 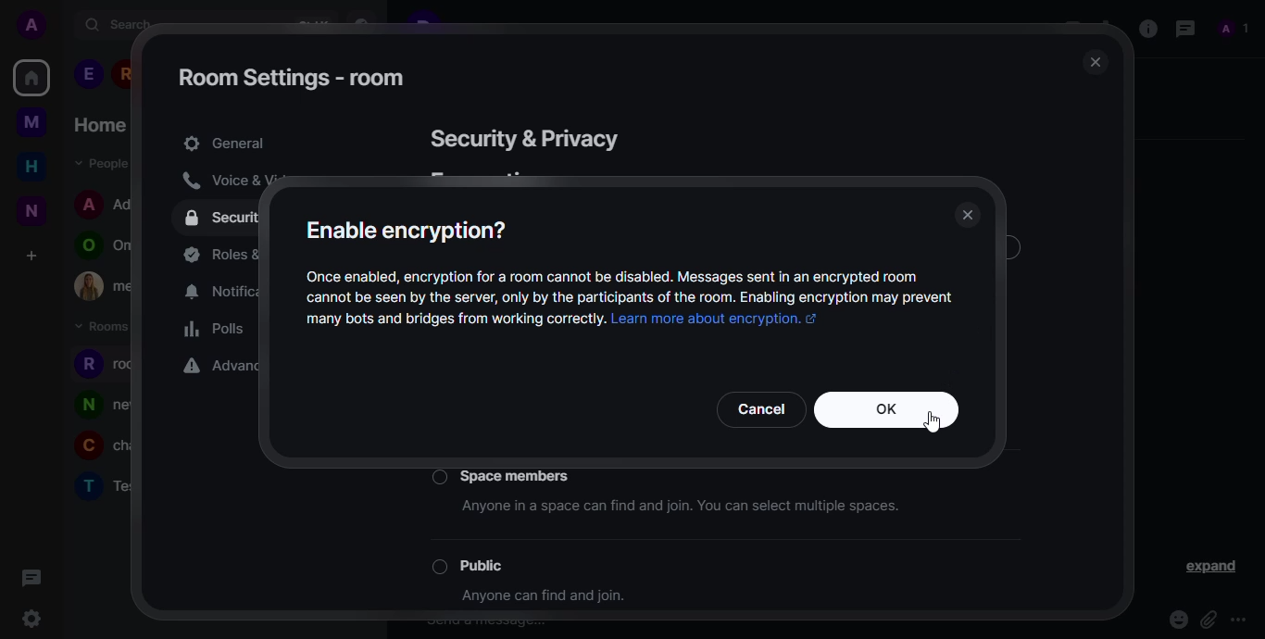 What do you see at coordinates (32, 256) in the screenshot?
I see `create a space` at bounding box center [32, 256].